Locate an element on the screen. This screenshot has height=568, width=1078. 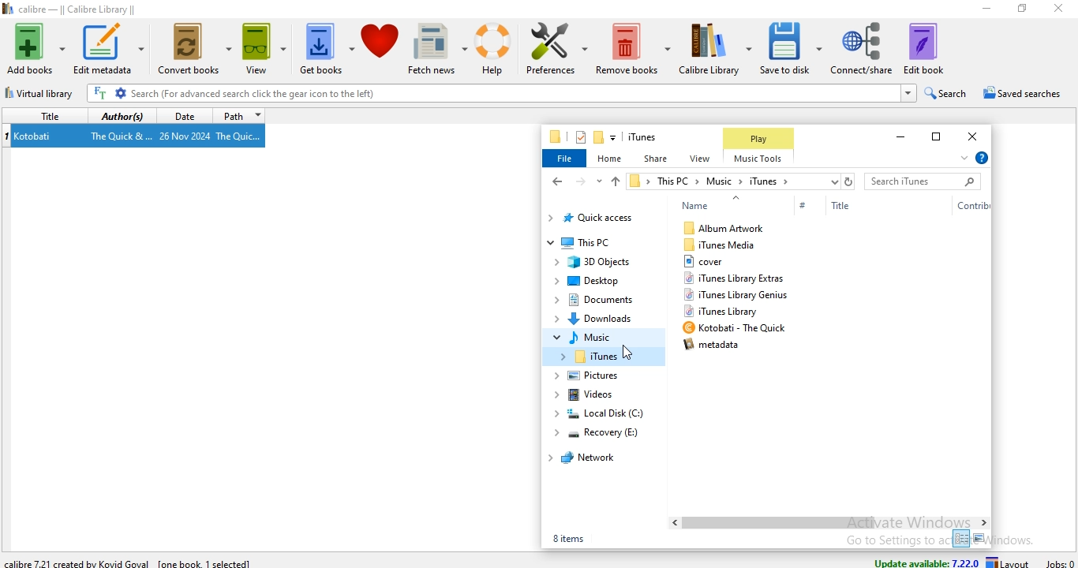
Name is located at coordinates (692, 206).